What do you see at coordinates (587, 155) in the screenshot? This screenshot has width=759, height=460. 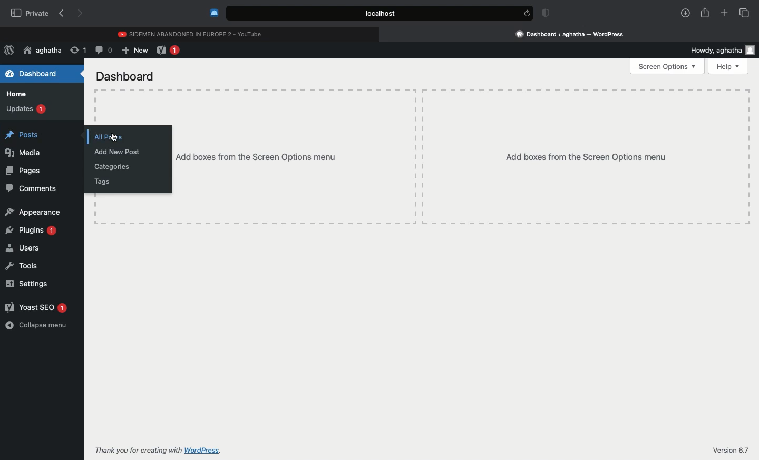 I see `Add boxes from the screen options menu` at bounding box center [587, 155].